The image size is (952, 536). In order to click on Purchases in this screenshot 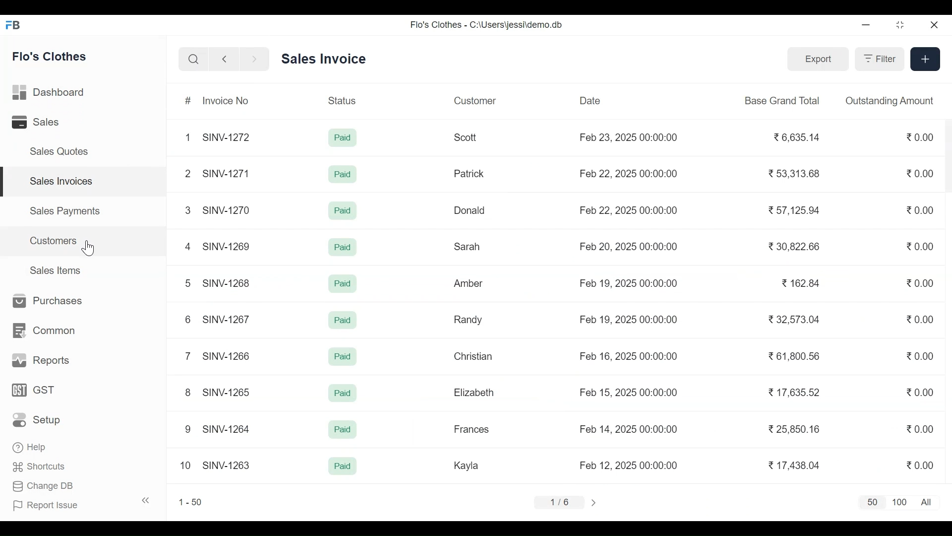, I will do `click(45, 301)`.